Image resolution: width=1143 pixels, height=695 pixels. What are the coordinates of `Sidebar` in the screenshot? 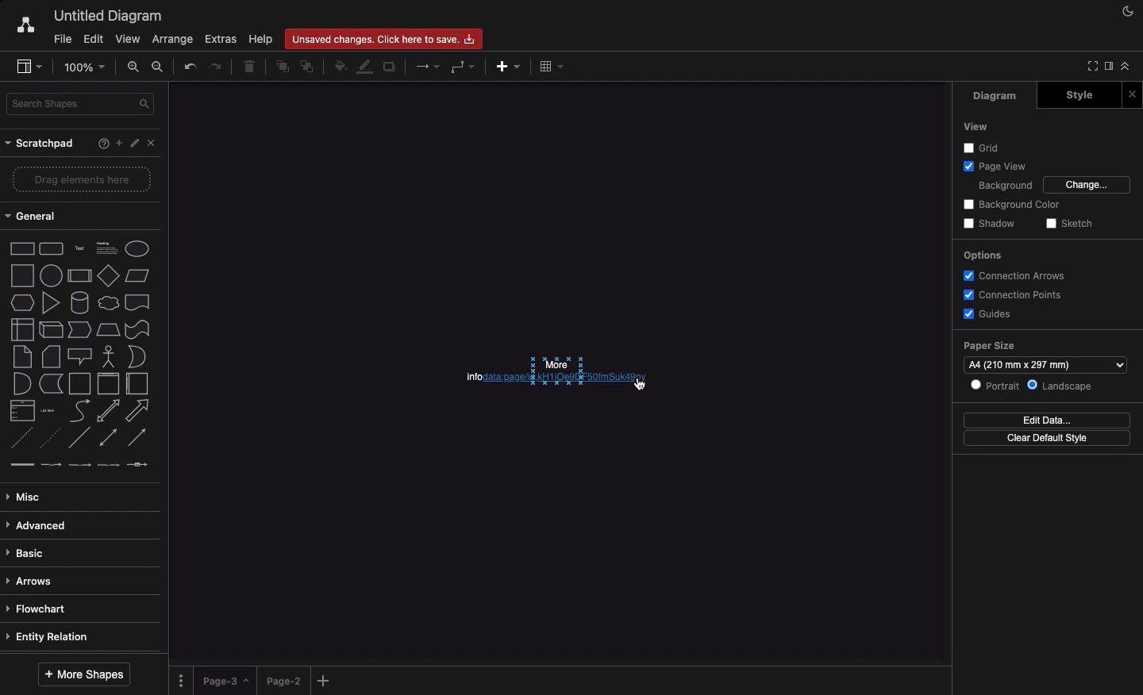 It's located at (1107, 67).